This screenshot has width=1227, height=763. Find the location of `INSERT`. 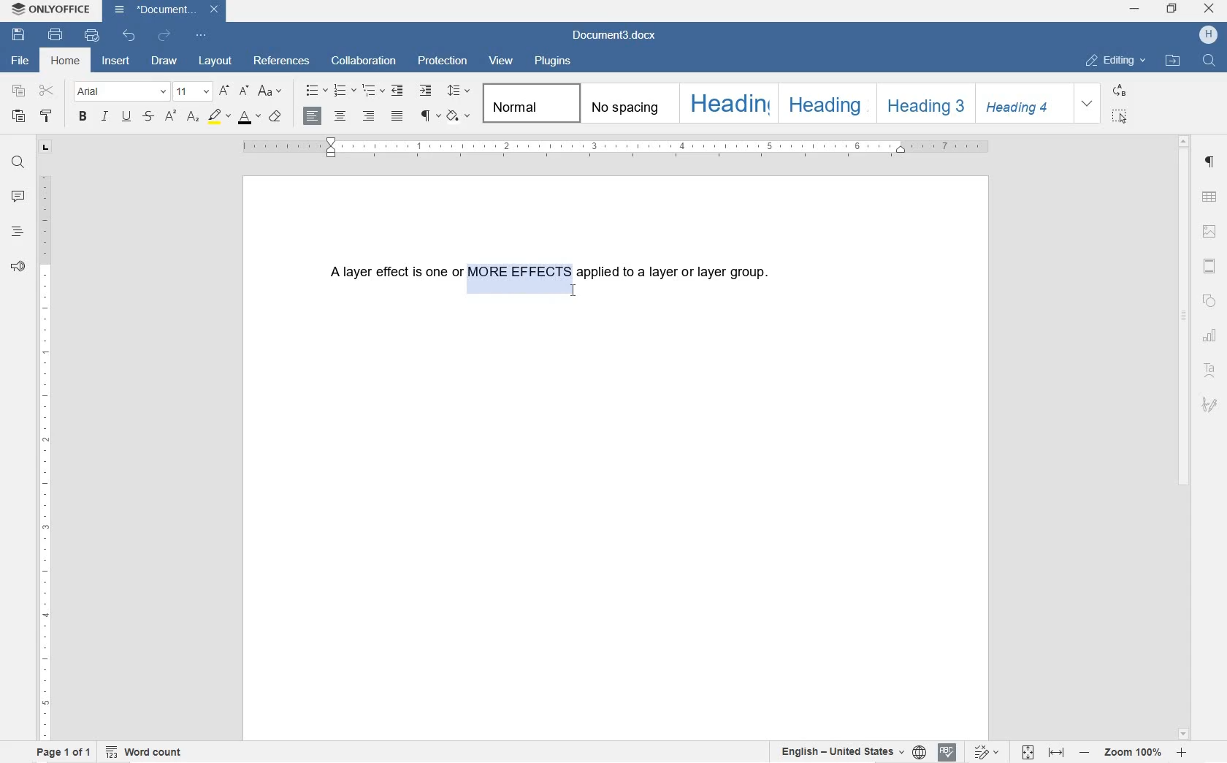

INSERT is located at coordinates (117, 64).